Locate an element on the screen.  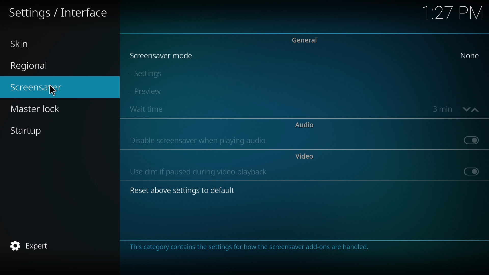
skin is located at coordinates (39, 43).